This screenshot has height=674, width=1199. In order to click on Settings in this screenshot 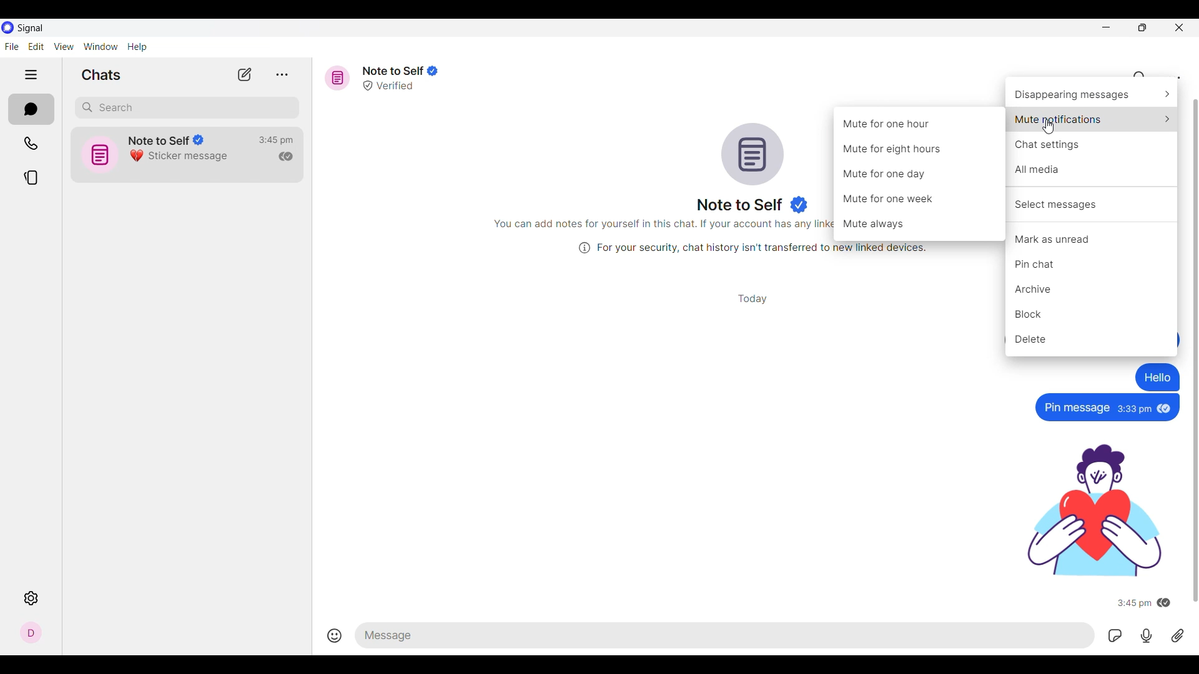, I will do `click(31, 598)`.